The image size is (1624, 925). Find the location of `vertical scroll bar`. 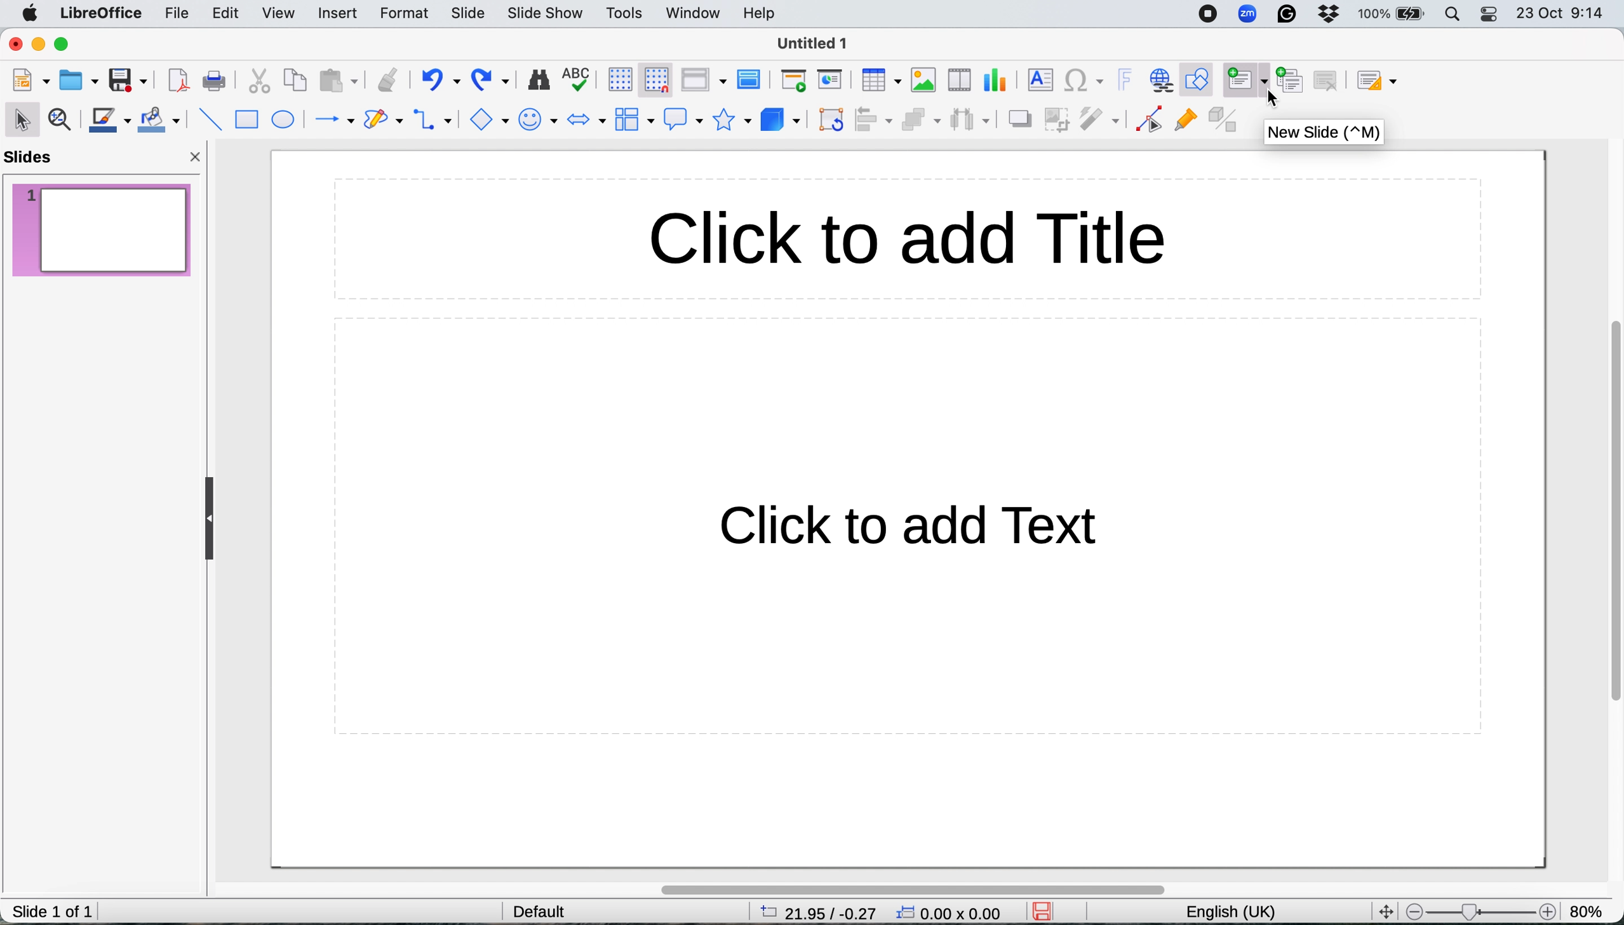

vertical scroll bar is located at coordinates (1609, 515).